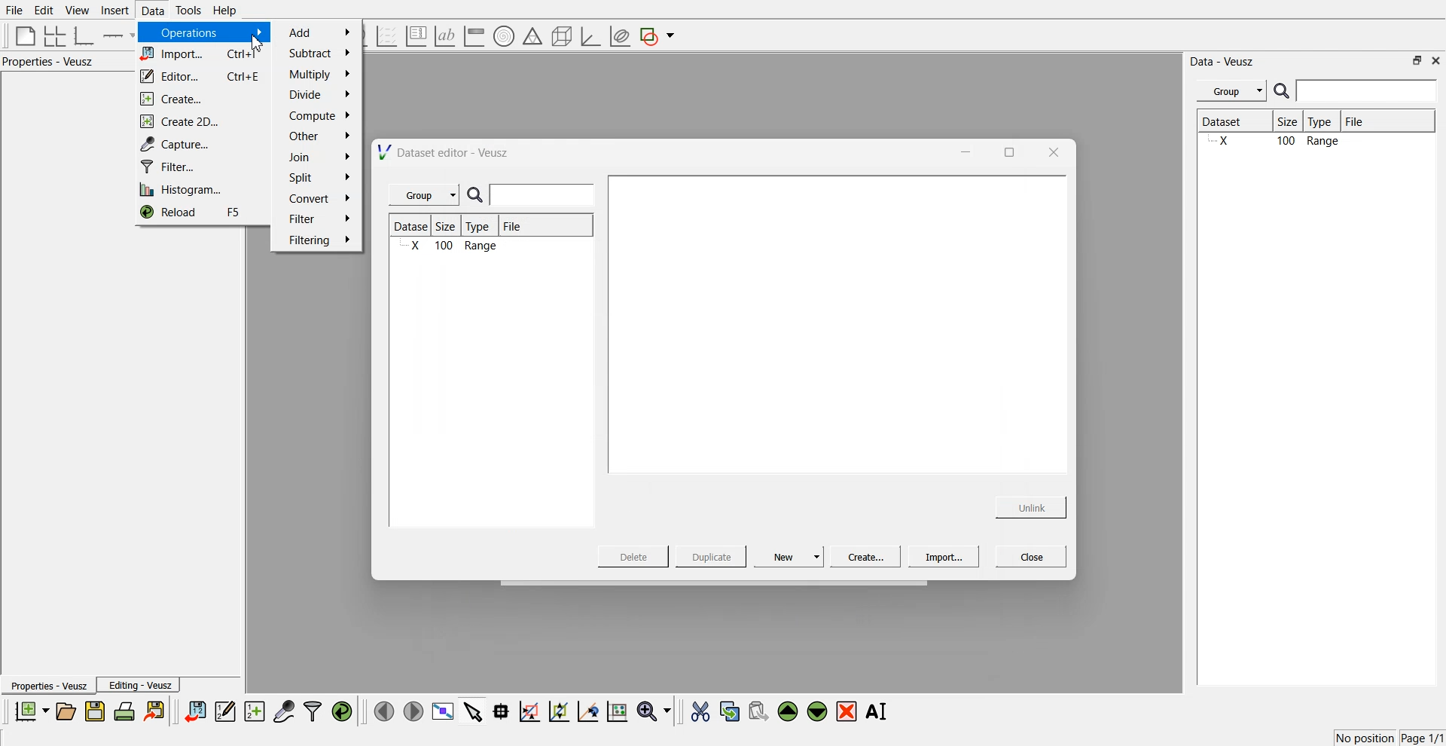 The image size is (1446, 746). I want to click on Create..., so click(863, 556).